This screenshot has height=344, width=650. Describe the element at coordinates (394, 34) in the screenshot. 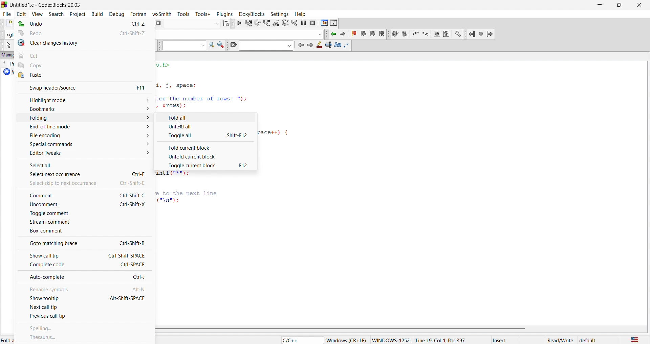

I see `run doxy wizard` at that location.